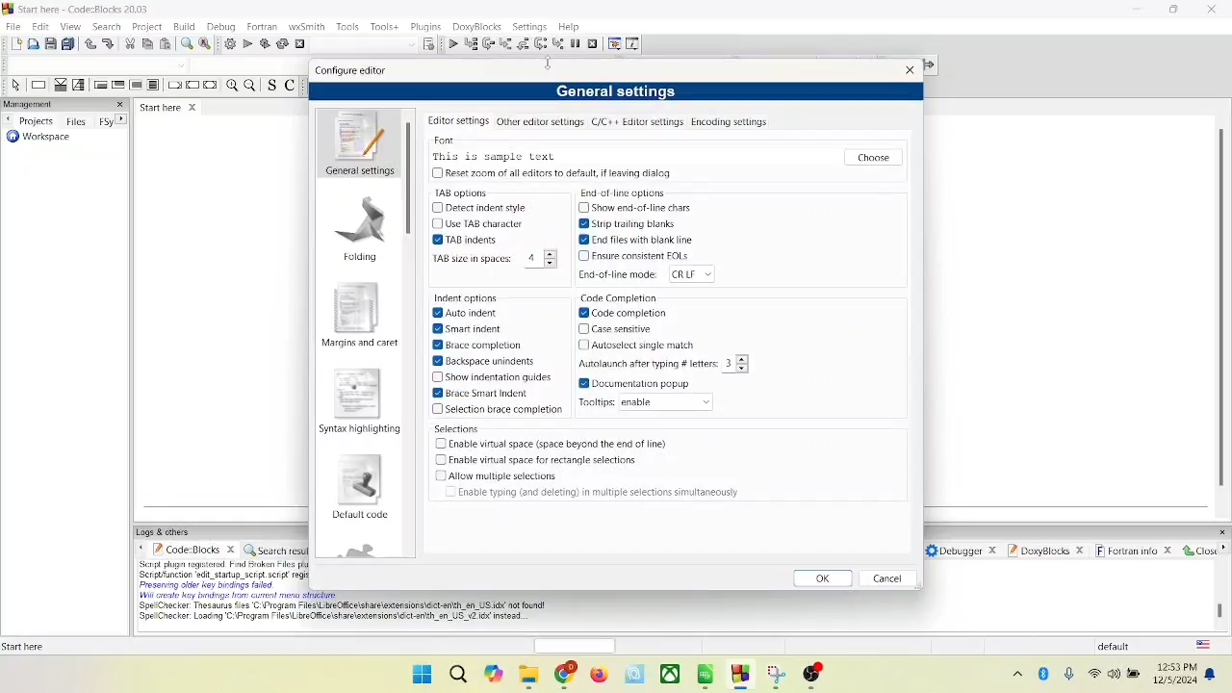 Image resolution: width=1232 pixels, height=693 pixels. Describe the element at coordinates (106, 26) in the screenshot. I see `search` at that location.